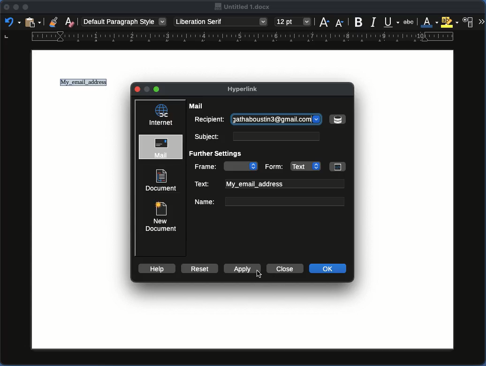 The image size is (486, 366). I want to click on Untitled. 1 docx, so click(243, 7).